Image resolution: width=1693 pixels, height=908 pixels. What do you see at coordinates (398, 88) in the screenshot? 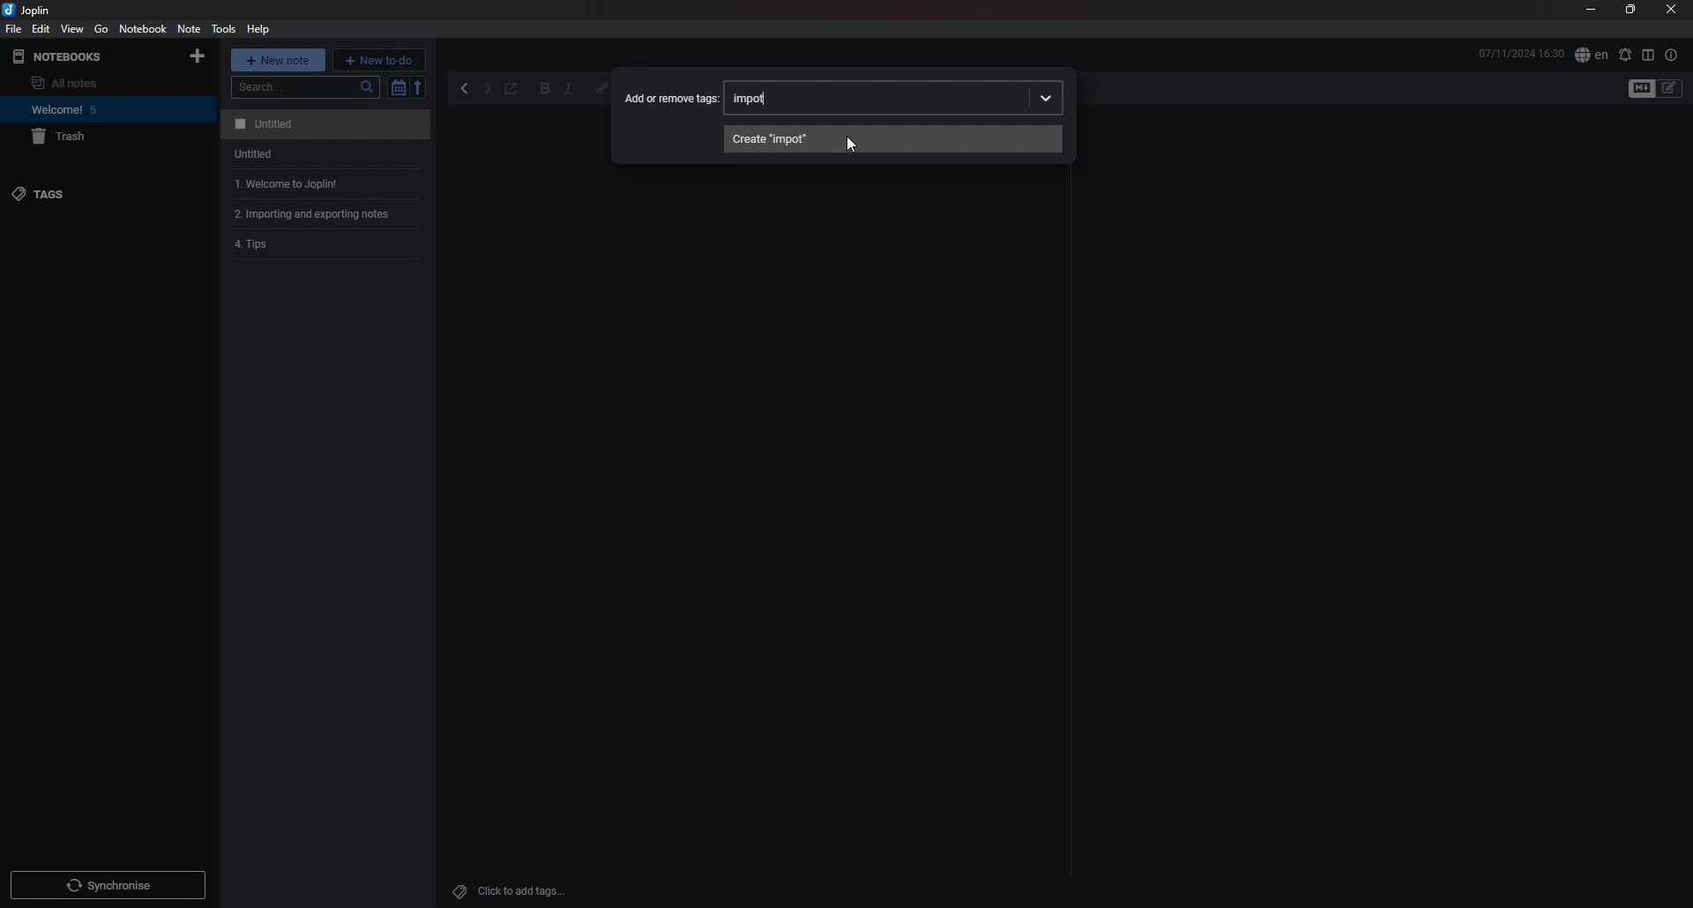
I see `toggle sort order` at bounding box center [398, 88].